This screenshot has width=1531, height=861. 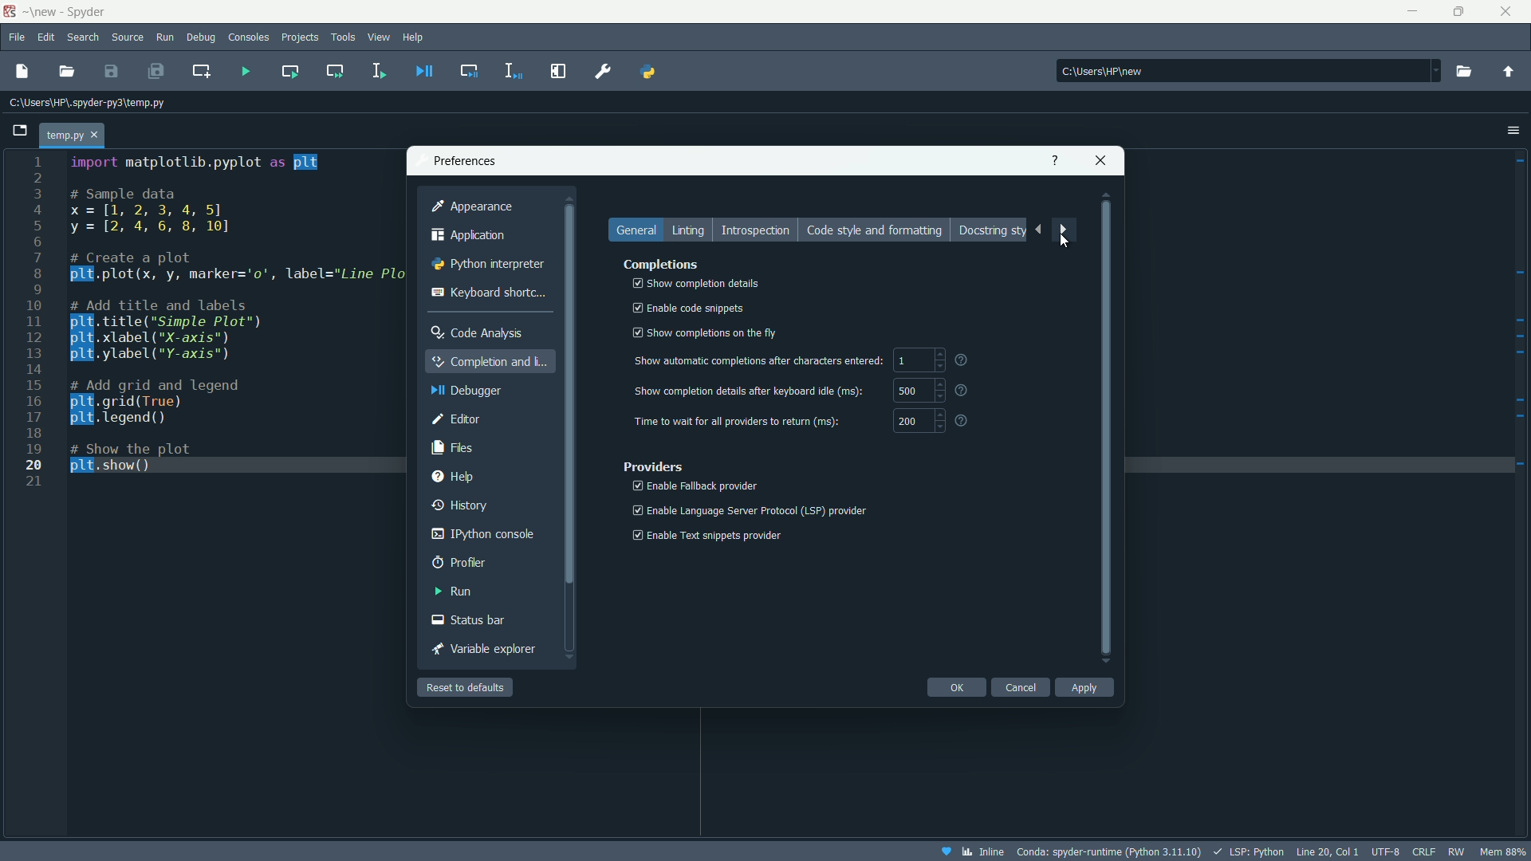 What do you see at coordinates (748, 390) in the screenshot?
I see `show completion details after keyboard idle` at bounding box center [748, 390].